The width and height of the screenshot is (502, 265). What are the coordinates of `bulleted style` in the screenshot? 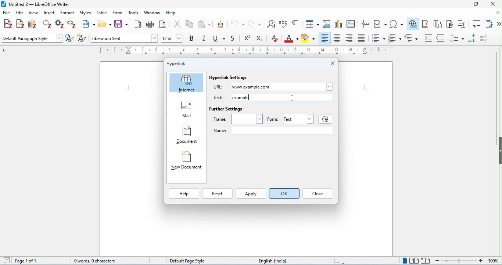 It's located at (379, 39).